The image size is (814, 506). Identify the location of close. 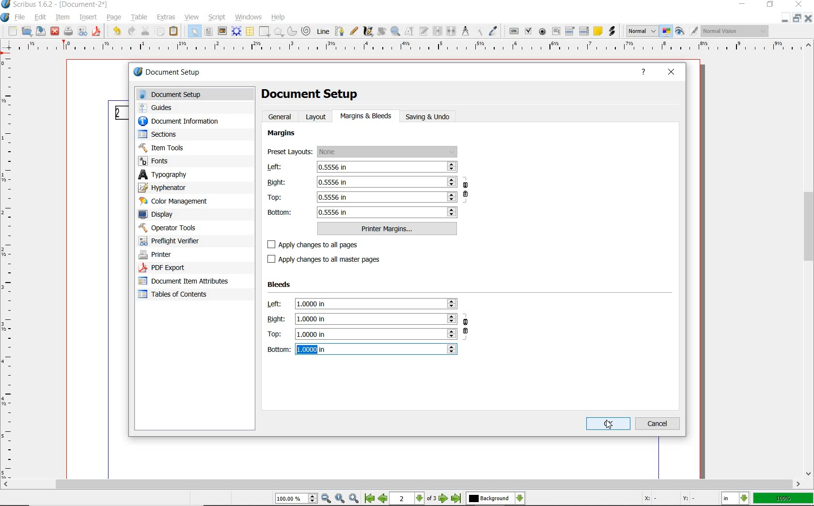
(673, 71).